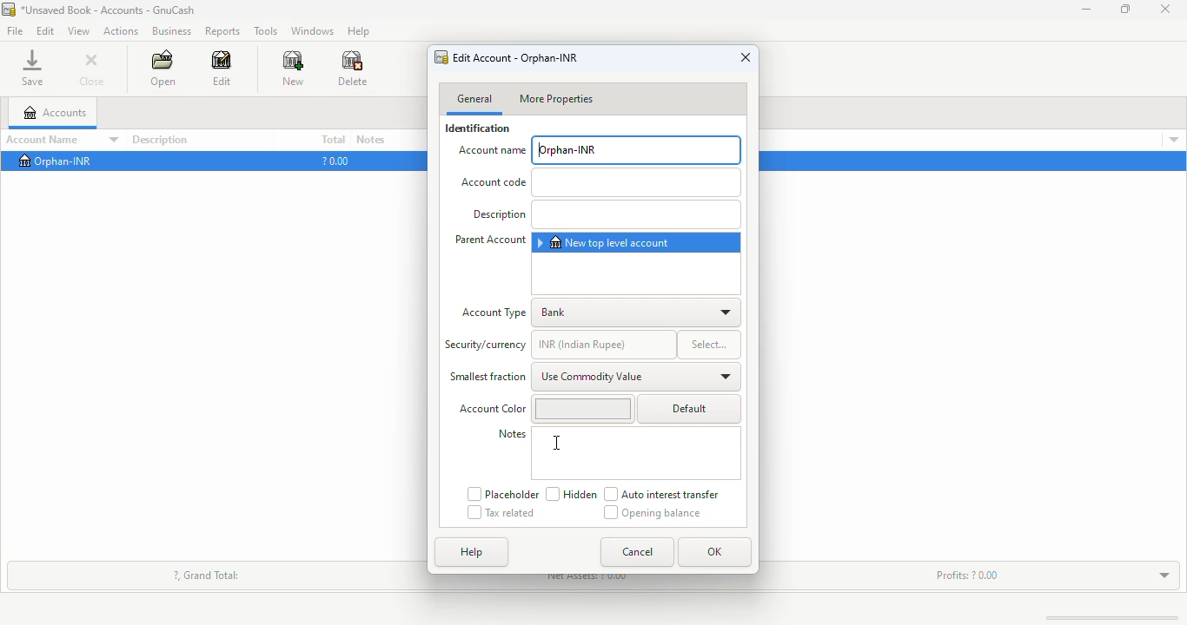  What do you see at coordinates (633, 183) in the screenshot?
I see `add Account code` at bounding box center [633, 183].